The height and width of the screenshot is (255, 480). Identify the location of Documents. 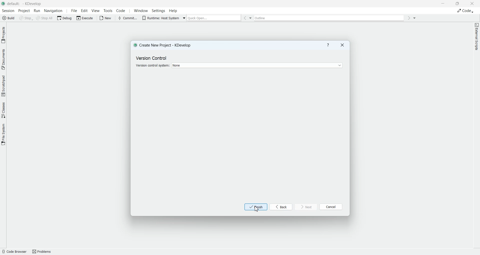
(3, 59).